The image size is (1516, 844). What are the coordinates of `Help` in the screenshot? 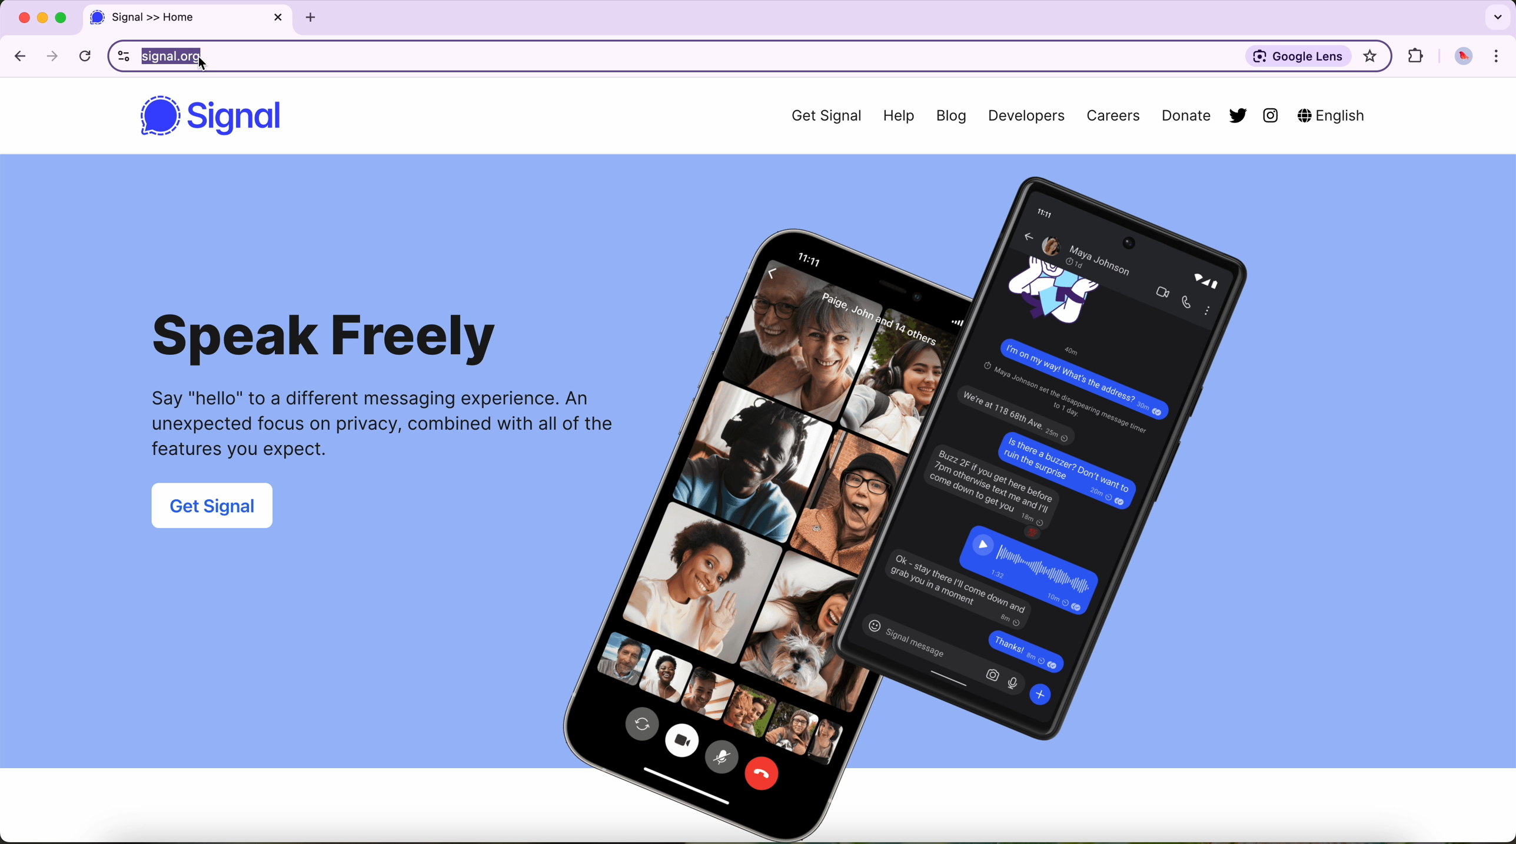 It's located at (900, 115).